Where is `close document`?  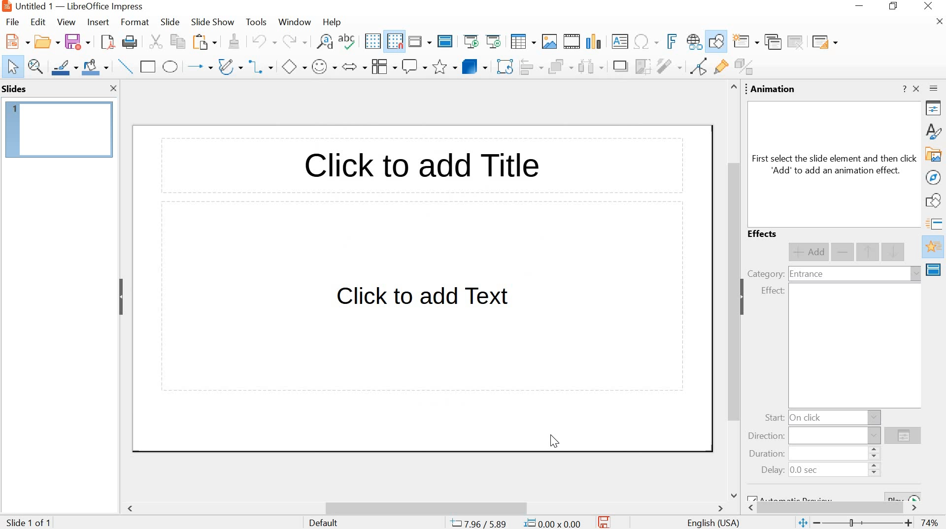 close document is located at coordinates (940, 22).